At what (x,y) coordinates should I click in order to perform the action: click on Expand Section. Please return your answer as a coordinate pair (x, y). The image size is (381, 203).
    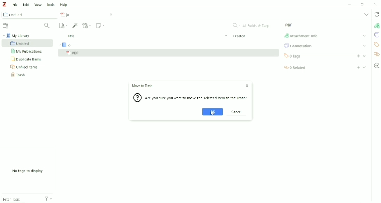
    Looking at the image, I should click on (364, 36).